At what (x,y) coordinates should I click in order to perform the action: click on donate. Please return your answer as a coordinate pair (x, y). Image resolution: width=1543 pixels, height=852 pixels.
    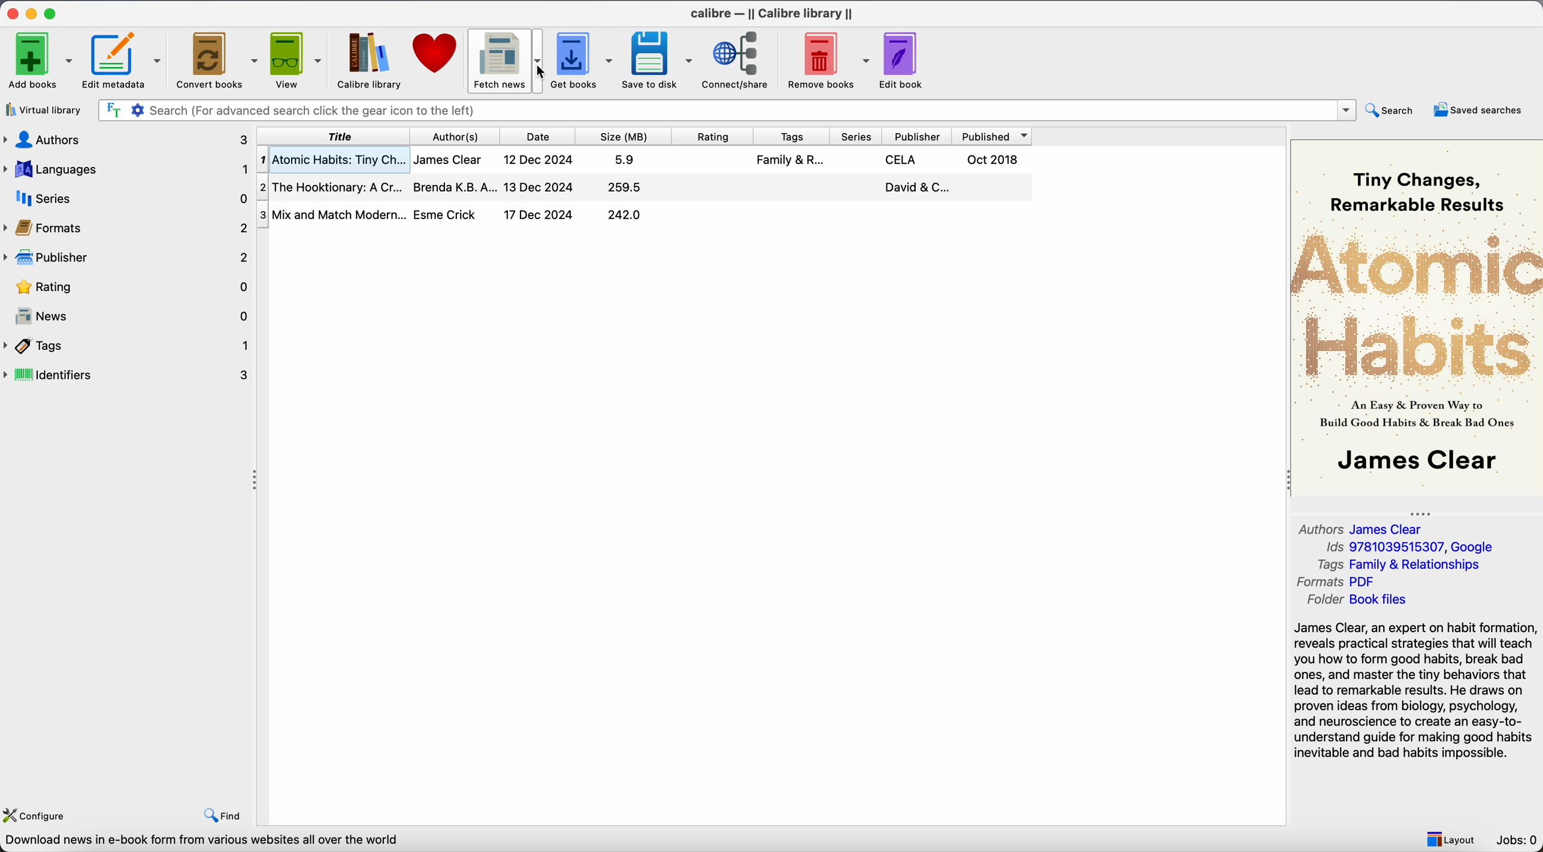
    Looking at the image, I should click on (434, 57).